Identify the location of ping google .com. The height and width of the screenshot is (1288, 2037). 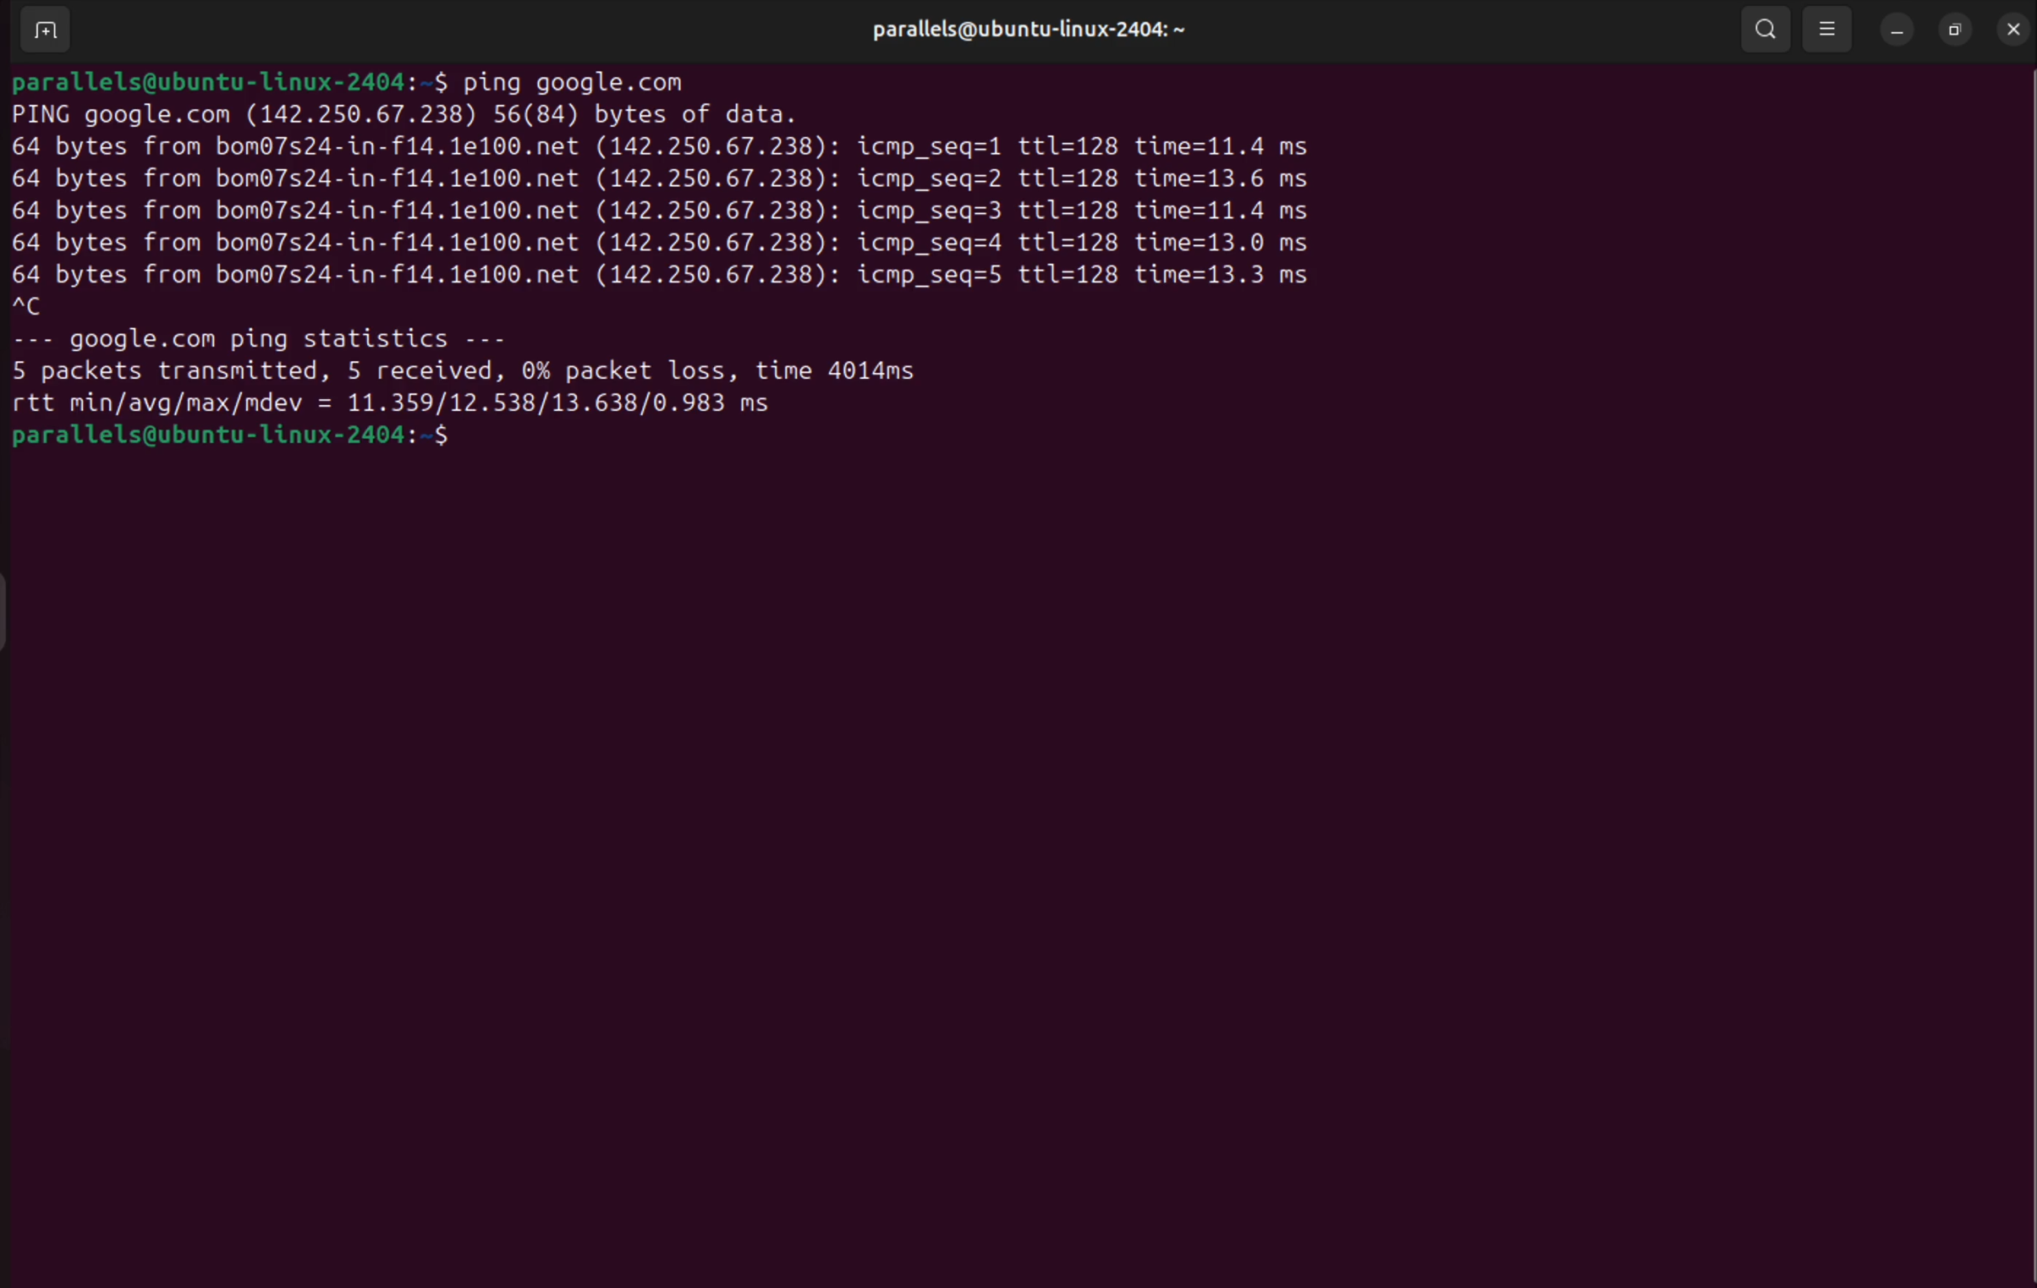
(585, 80).